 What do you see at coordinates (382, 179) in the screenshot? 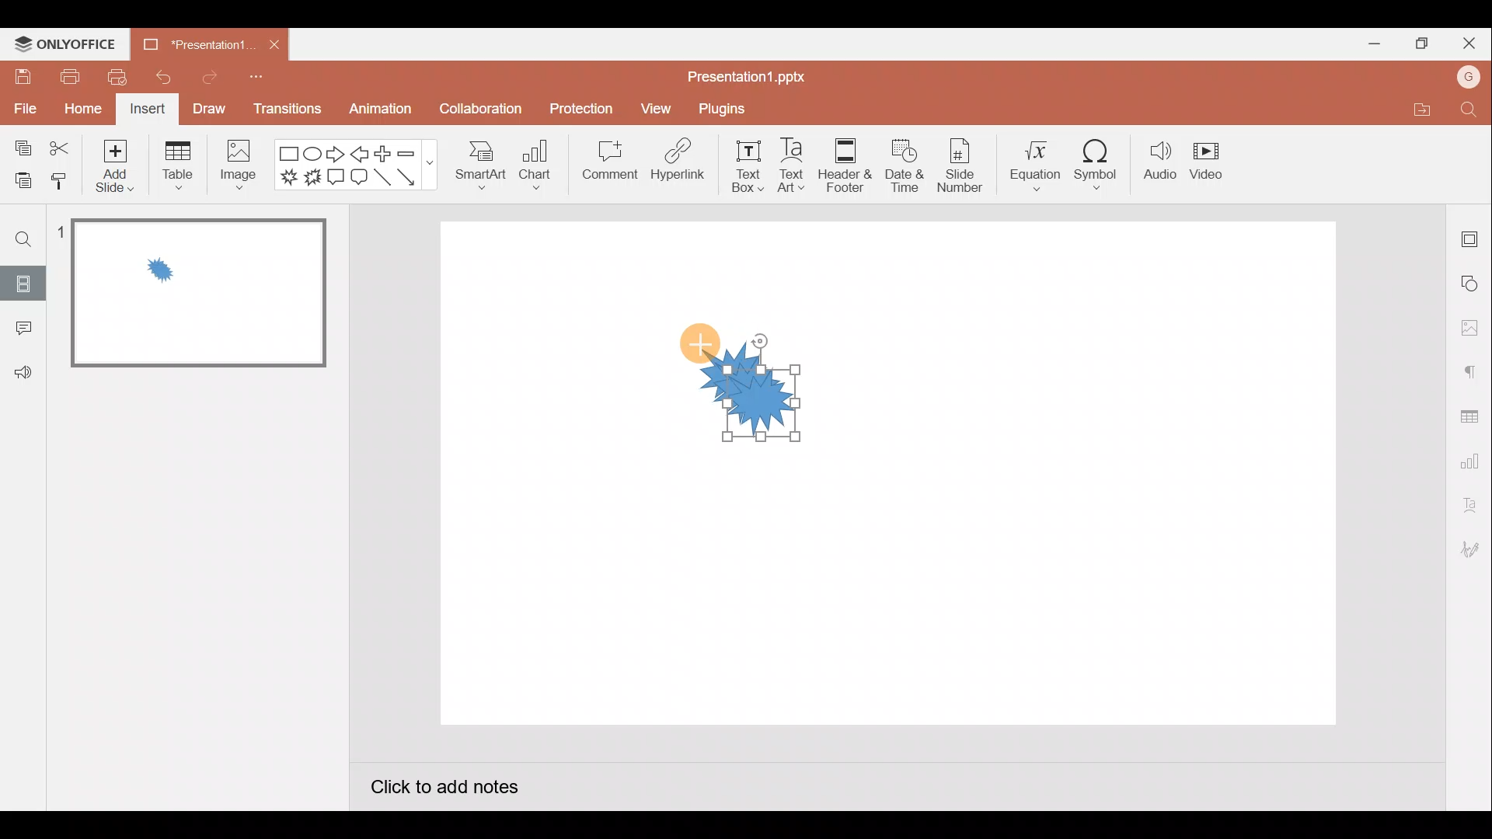
I see `Line` at bounding box center [382, 179].